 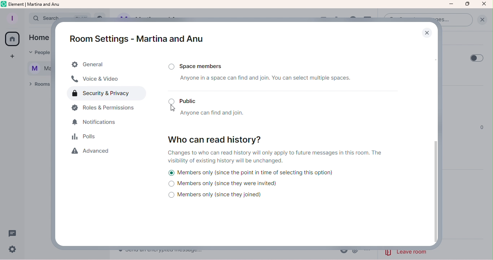 What do you see at coordinates (251, 172) in the screenshot?
I see `Members only (since the point in time of selecting this option)` at bounding box center [251, 172].